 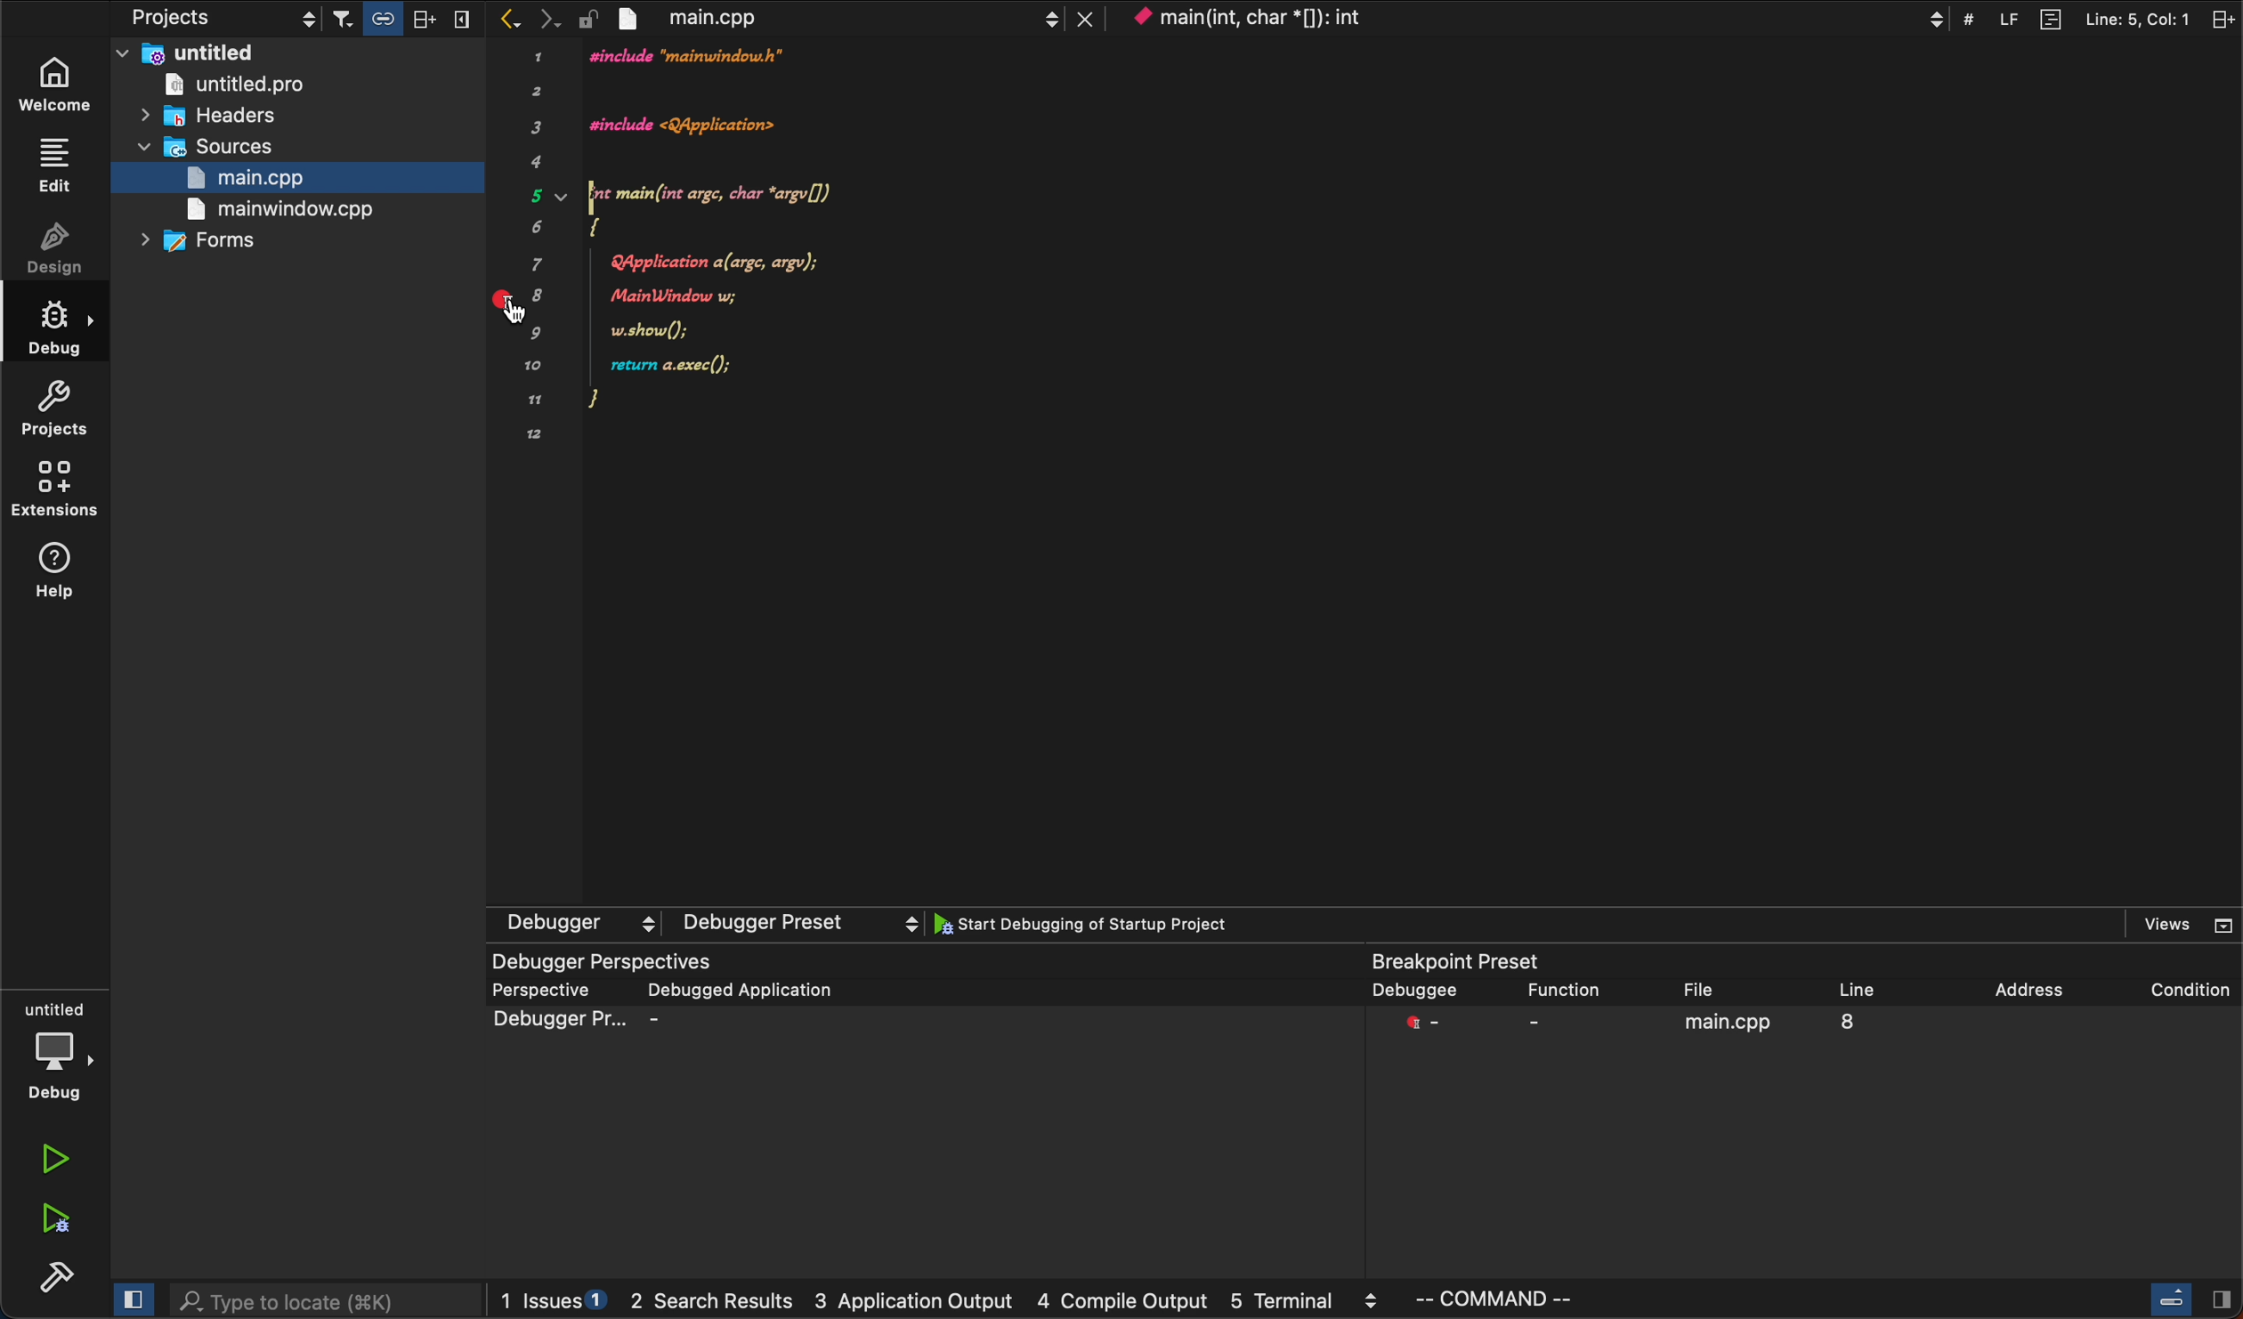 I want to click on views, so click(x=2171, y=927).